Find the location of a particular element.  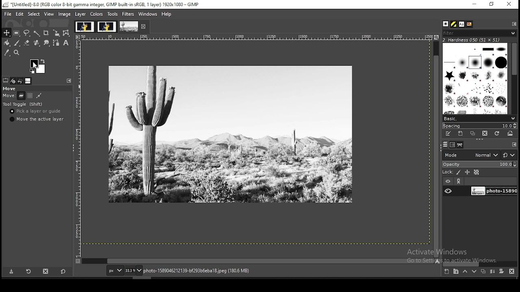

brushes is located at coordinates (476, 78).